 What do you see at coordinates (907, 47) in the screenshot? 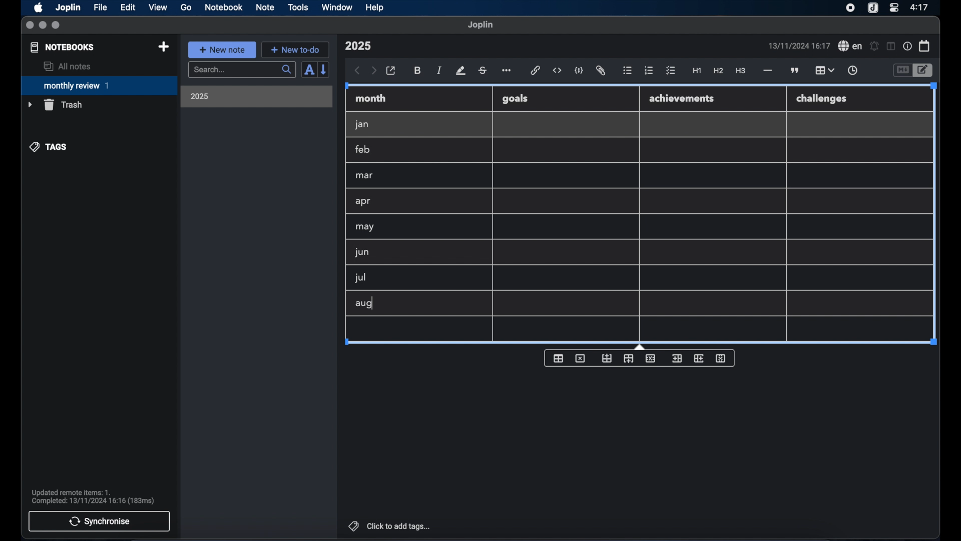
I see `note properties` at bounding box center [907, 47].